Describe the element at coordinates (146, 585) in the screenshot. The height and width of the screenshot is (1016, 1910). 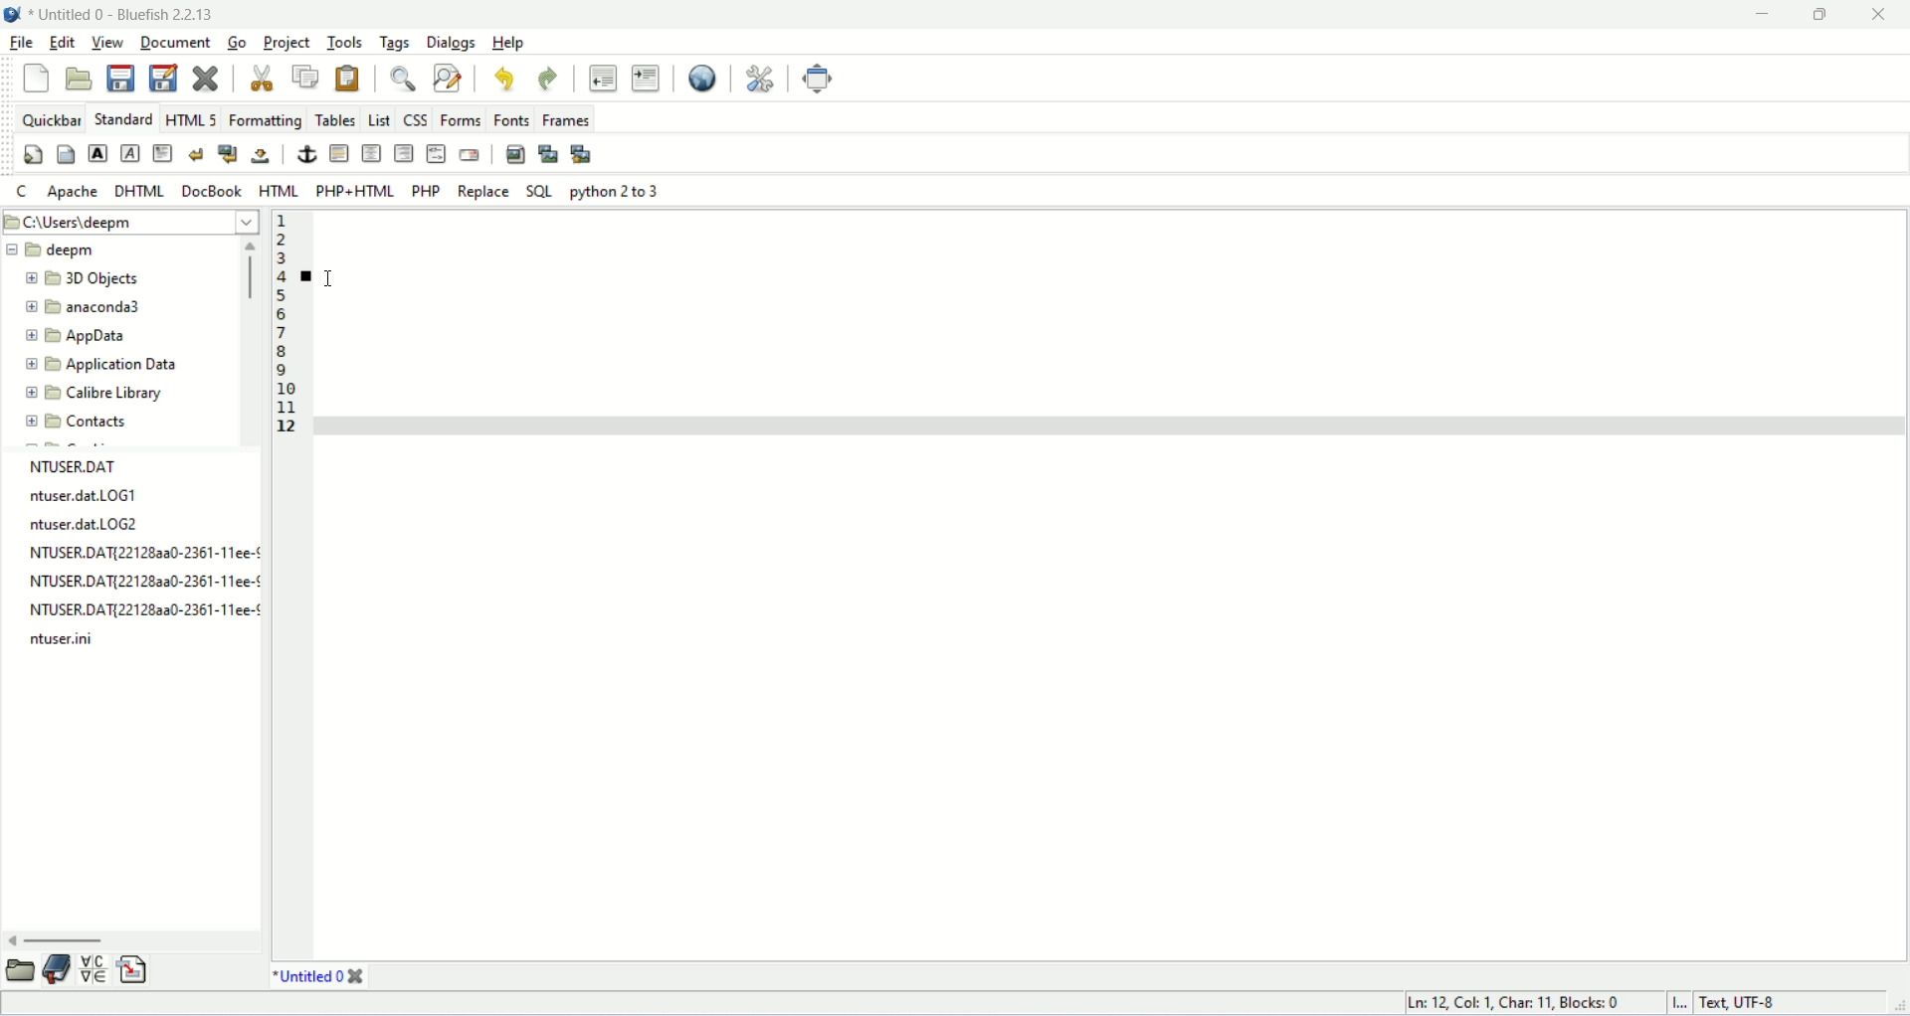
I see `NTUSER.DAT{22128AA0-2361-11EE-` at that location.